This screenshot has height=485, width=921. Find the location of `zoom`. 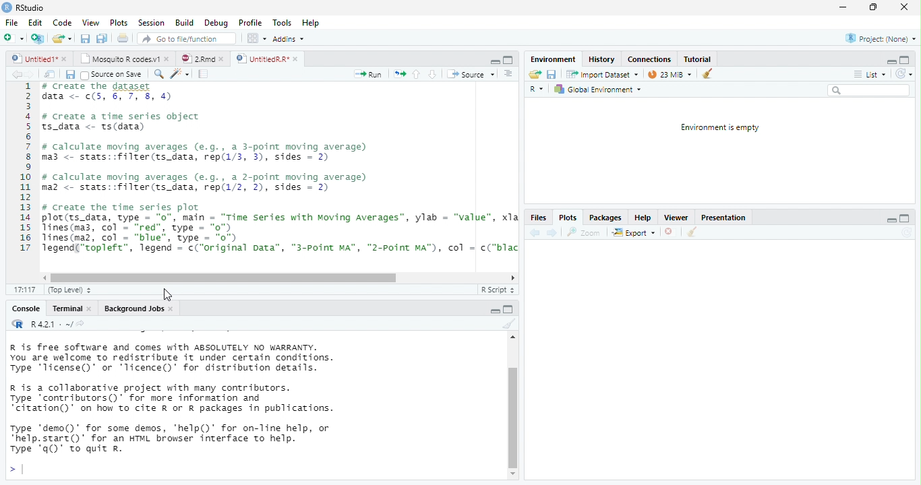

zoom is located at coordinates (586, 232).